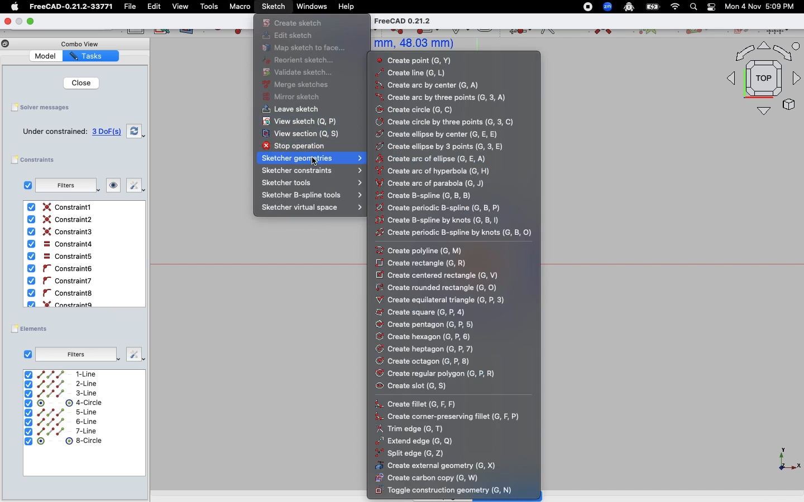 This screenshot has width=804, height=502. Describe the element at coordinates (311, 184) in the screenshot. I see `Sketcher tools` at that location.